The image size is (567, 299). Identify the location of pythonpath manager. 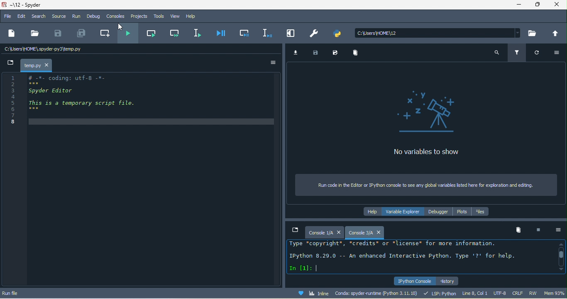
(340, 32).